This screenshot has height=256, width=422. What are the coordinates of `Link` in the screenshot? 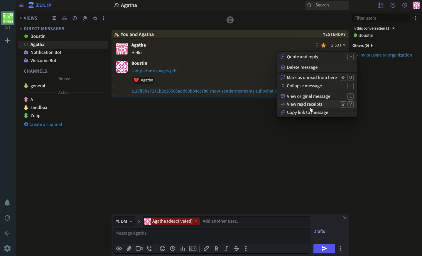 It's located at (206, 248).